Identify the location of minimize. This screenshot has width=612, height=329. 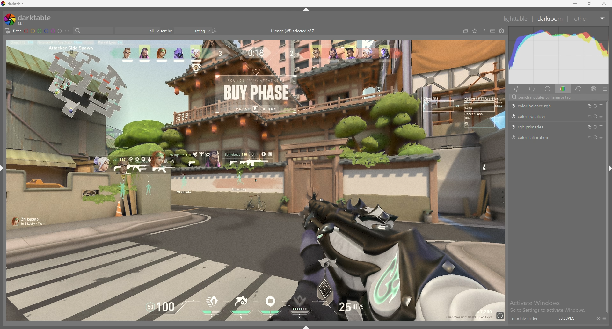
(575, 4).